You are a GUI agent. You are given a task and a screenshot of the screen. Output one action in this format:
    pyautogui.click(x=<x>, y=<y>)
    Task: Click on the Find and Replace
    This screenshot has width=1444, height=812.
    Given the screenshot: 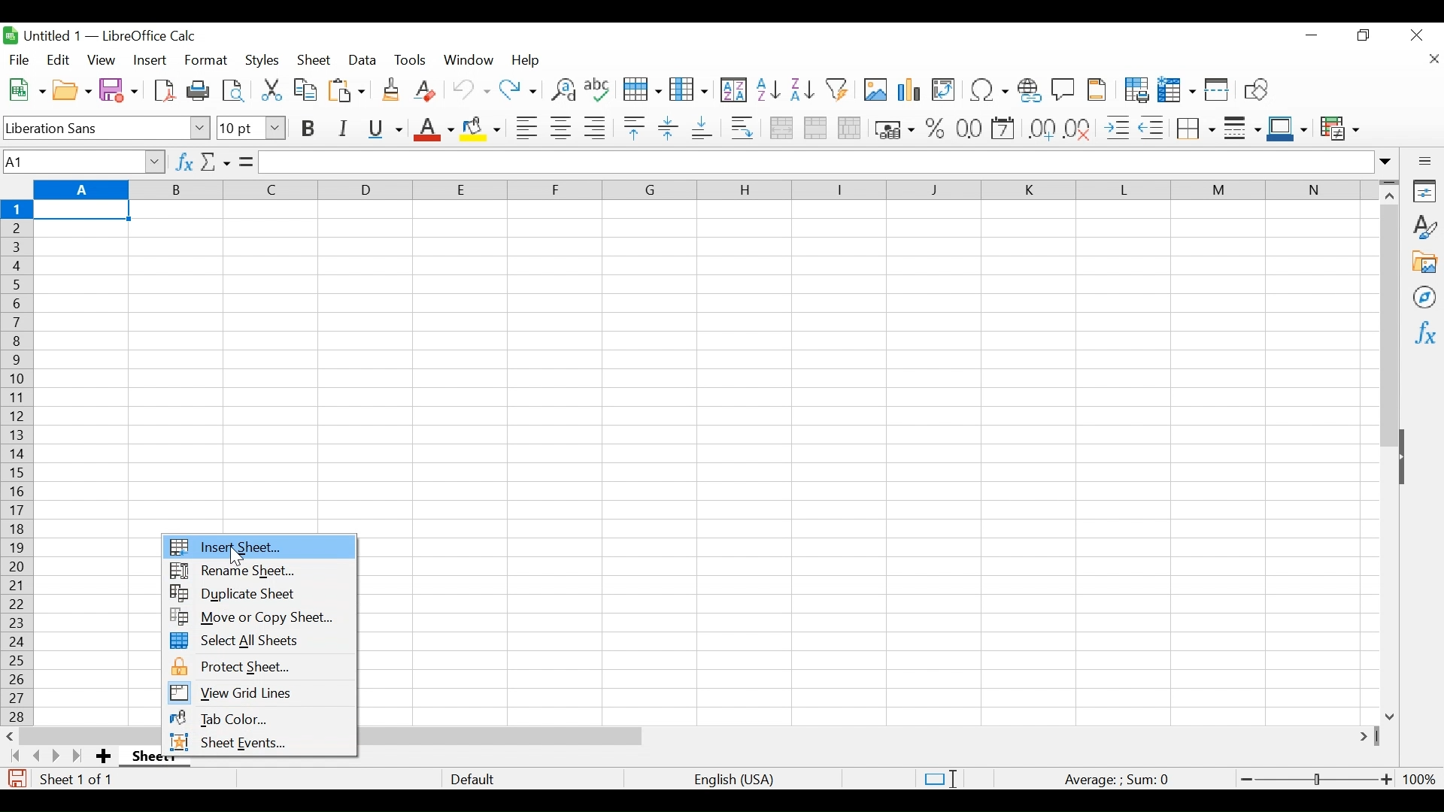 What is the action you would take?
    pyautogui.click(x=560, y=90)
    